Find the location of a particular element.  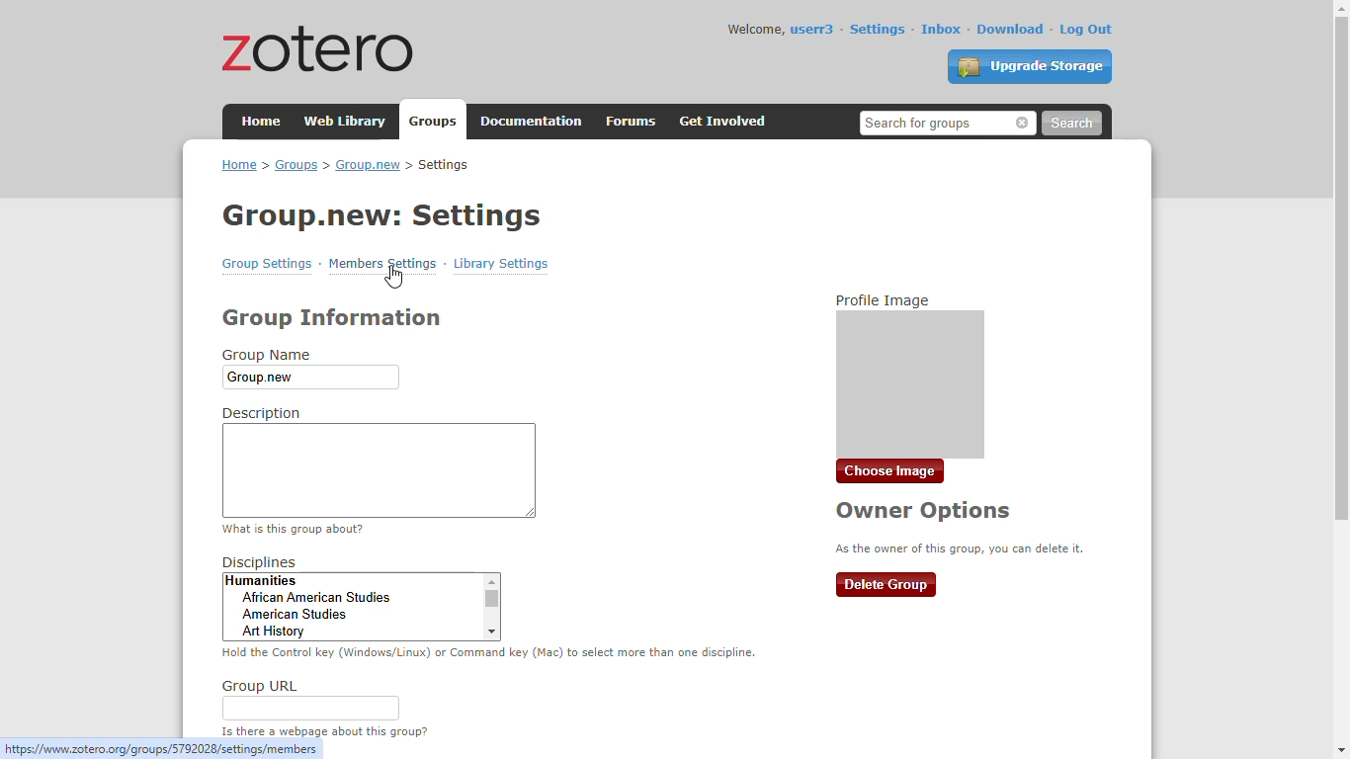

choose image is located at coordinates (891, 471).